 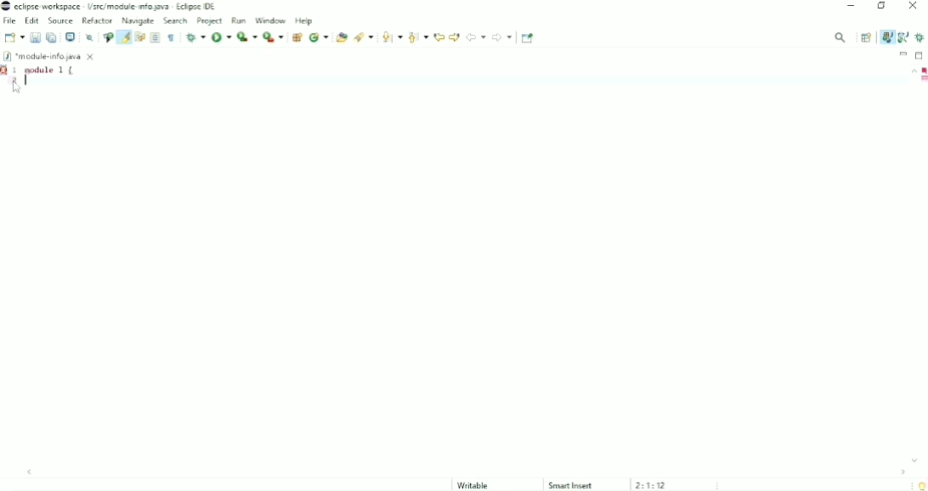 I want to click on Run last tool, so click(x=274, y=37).